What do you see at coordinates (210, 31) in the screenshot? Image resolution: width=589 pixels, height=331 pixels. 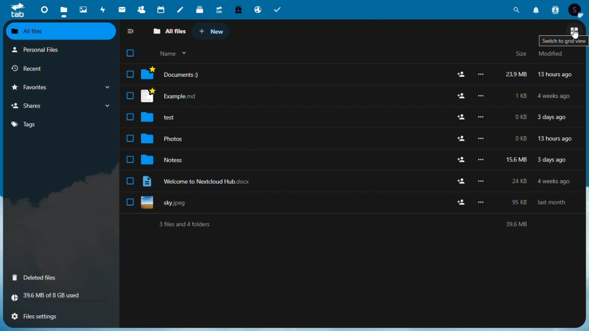 I see `new` at bounding box center [210, 31].